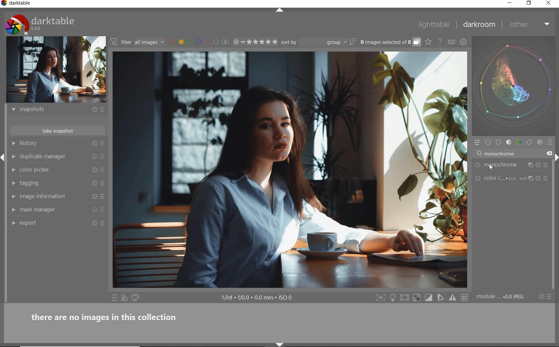 This screenshot has height=347, width=559. What do you see at coordinates (514, 85) in the screenshot?
I see `waveform` at bounding box center [514, 85].